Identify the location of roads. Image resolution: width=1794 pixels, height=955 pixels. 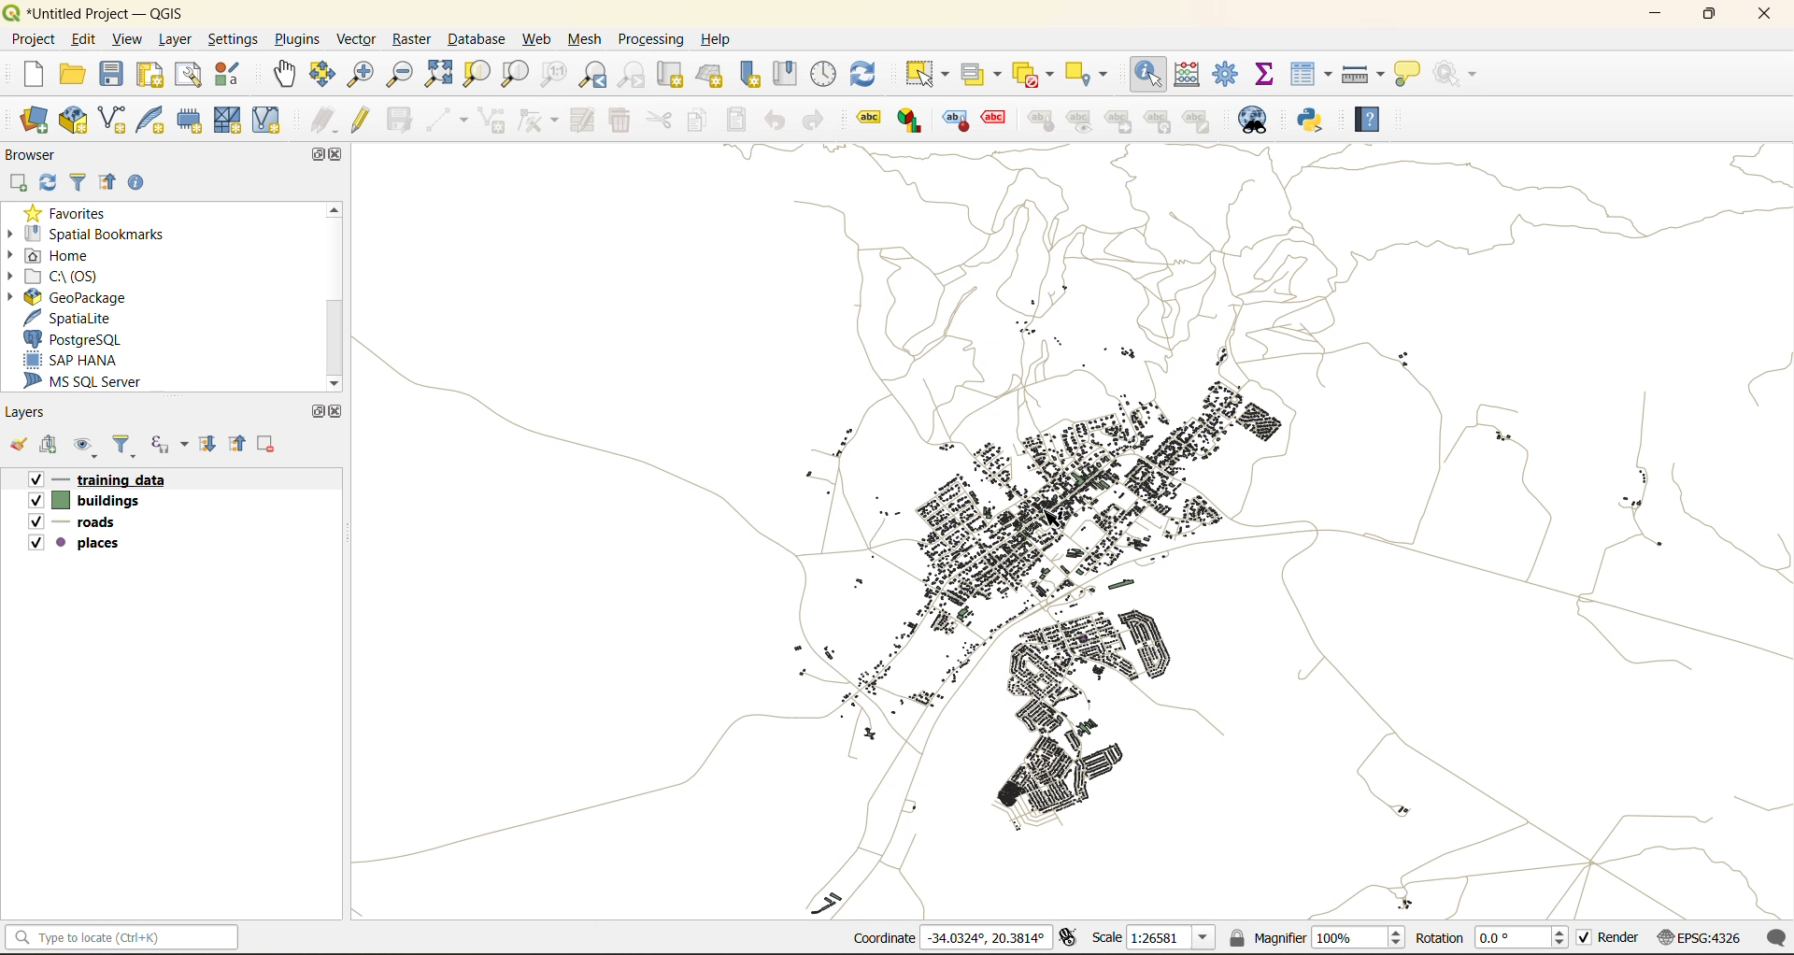
(76, 523).